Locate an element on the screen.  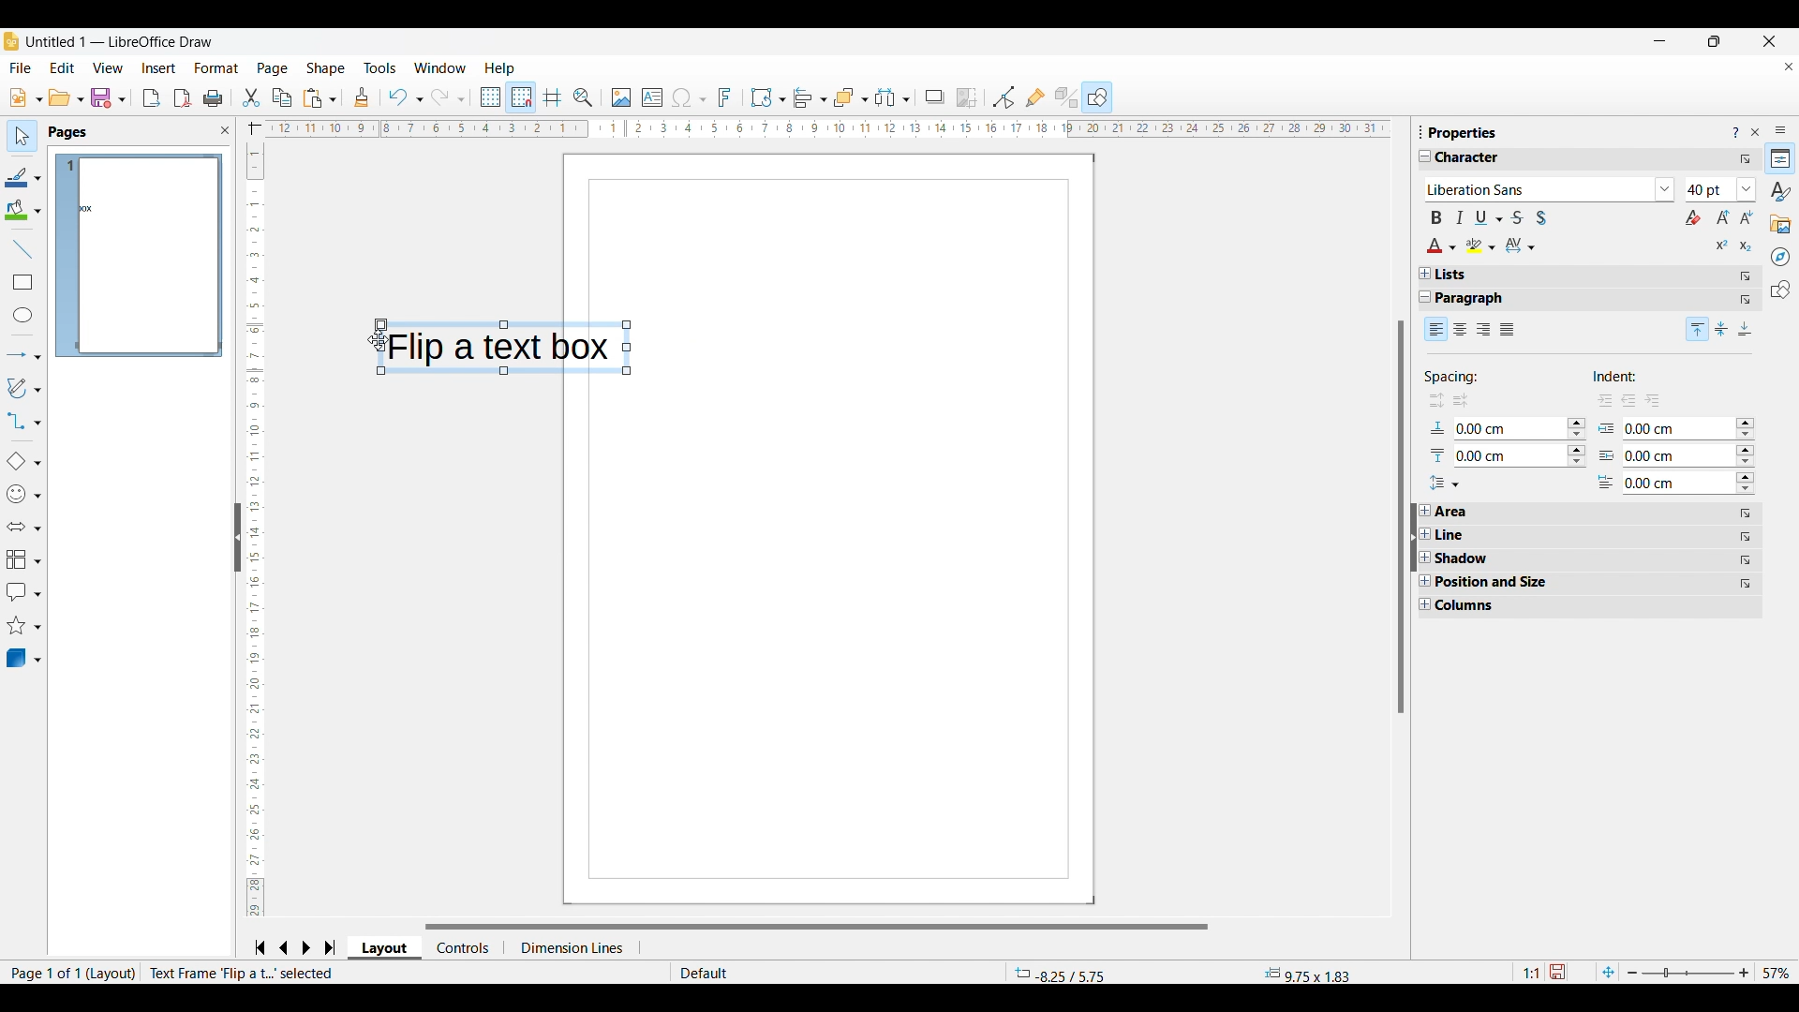
Zoom and pan is located at coordinates (584, 98).